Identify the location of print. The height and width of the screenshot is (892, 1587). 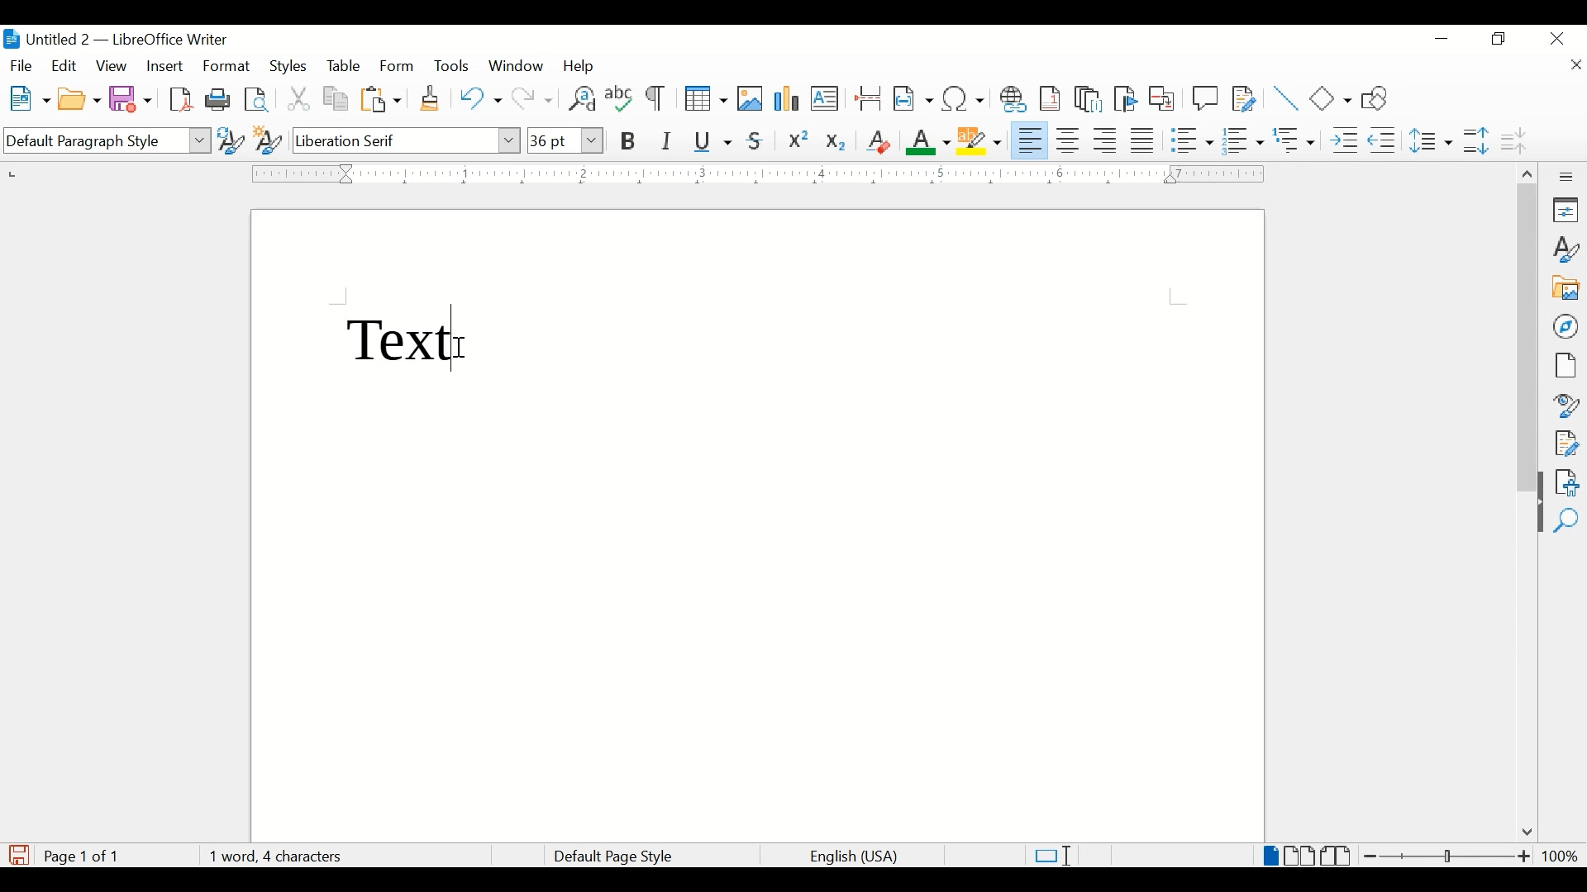
(218, 98).